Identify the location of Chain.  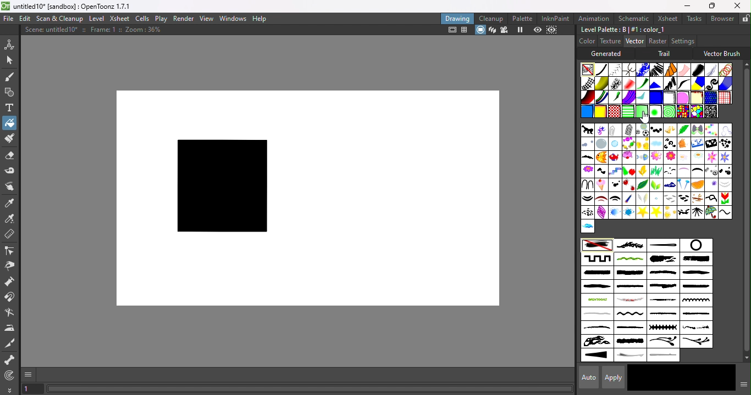
(629, 69).